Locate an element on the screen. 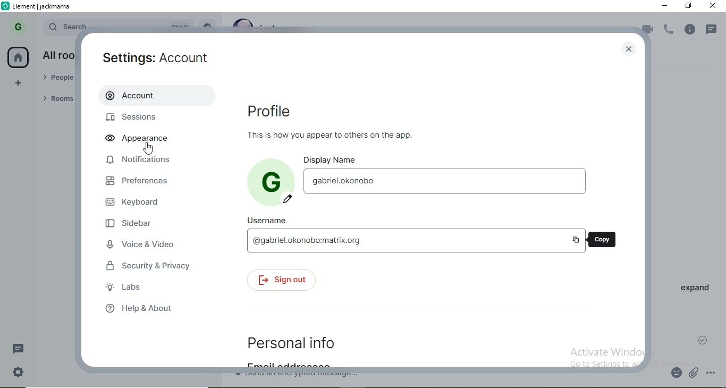 The width and height of the screenshot is (726, 388). search bar is located at coordinates (66, 25).